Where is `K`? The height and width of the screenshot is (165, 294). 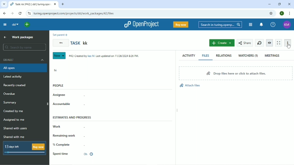 K is located at coordinates (282, 13).